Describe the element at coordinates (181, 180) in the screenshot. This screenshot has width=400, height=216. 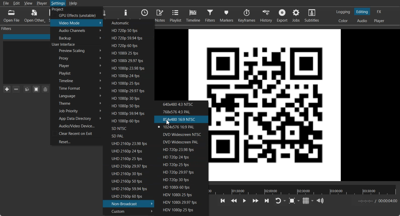
I see `HD 720p 30 fps` at that location.